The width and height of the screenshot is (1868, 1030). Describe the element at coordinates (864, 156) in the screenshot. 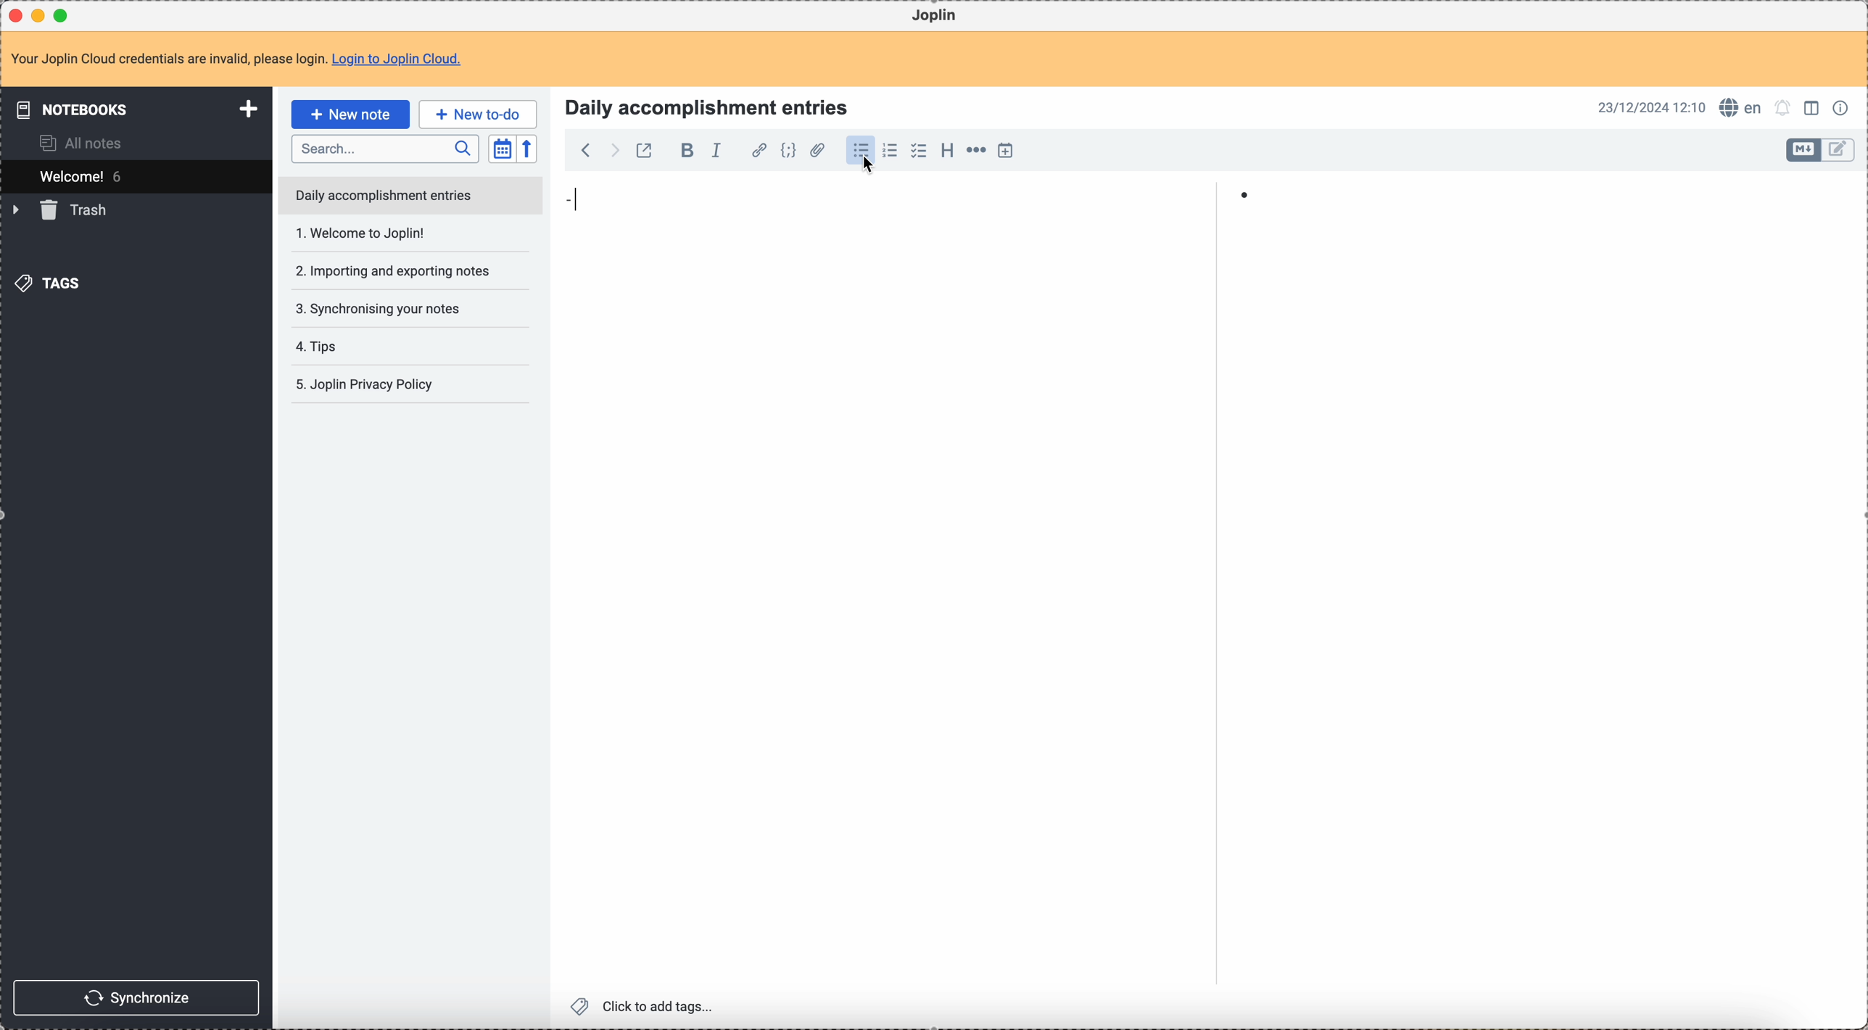

I see `click on bulleted list` at that location.